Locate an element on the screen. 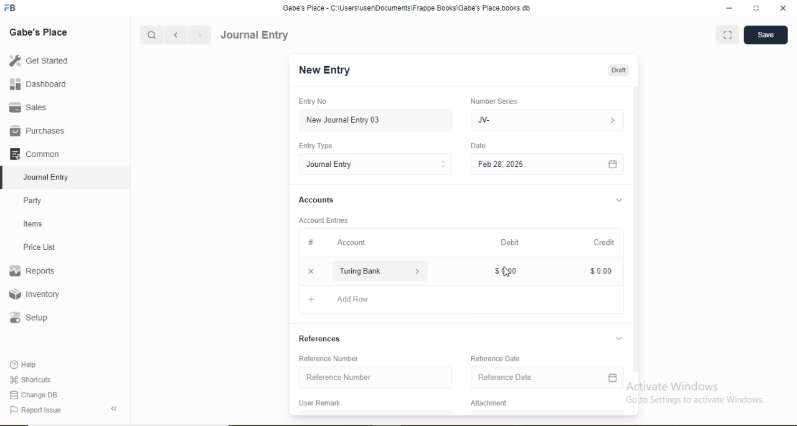 The width and height of the screenshot is (797, 426). New Journal Entry 03 is located at coordinates (344, 120).